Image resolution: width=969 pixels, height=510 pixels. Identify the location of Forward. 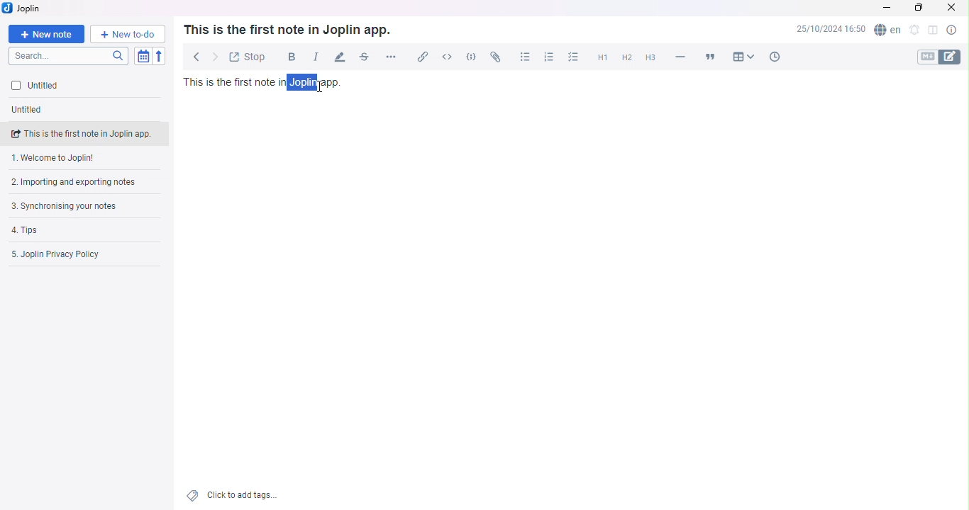
(214, 57).